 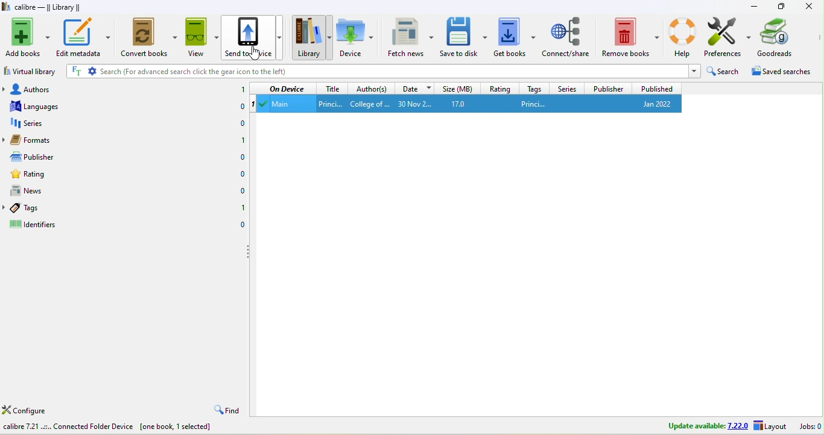 I want to click on 0, so click(x=235, y=105).